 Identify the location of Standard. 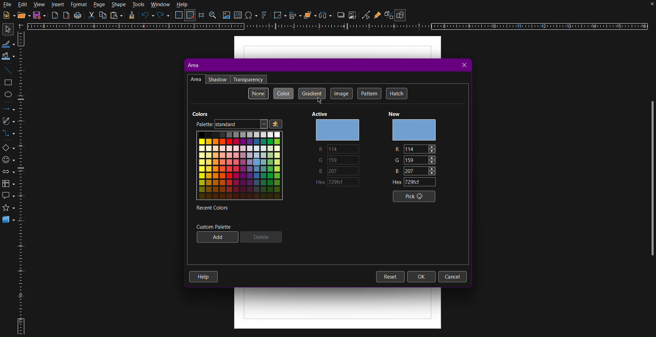
(248, 124).